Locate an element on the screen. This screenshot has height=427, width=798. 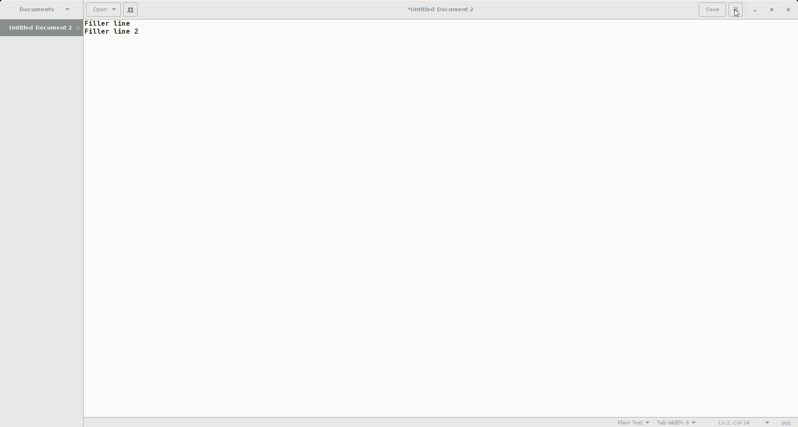
Untitled Document 2 is located at coordinates (437, 10).